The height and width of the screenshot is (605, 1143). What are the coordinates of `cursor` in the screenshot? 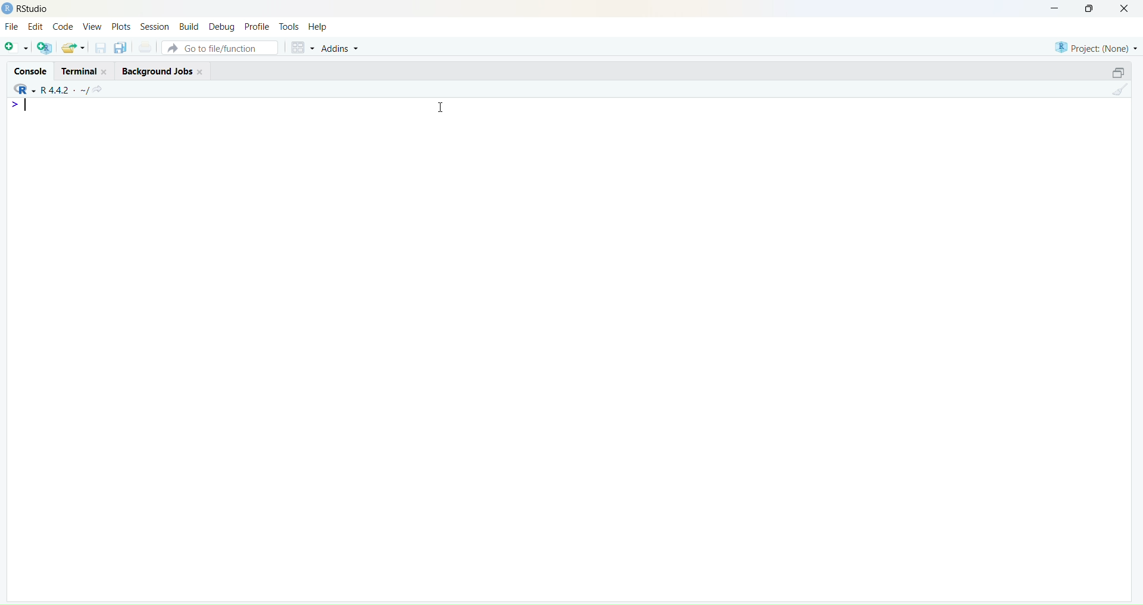 It's located at (441, 107).